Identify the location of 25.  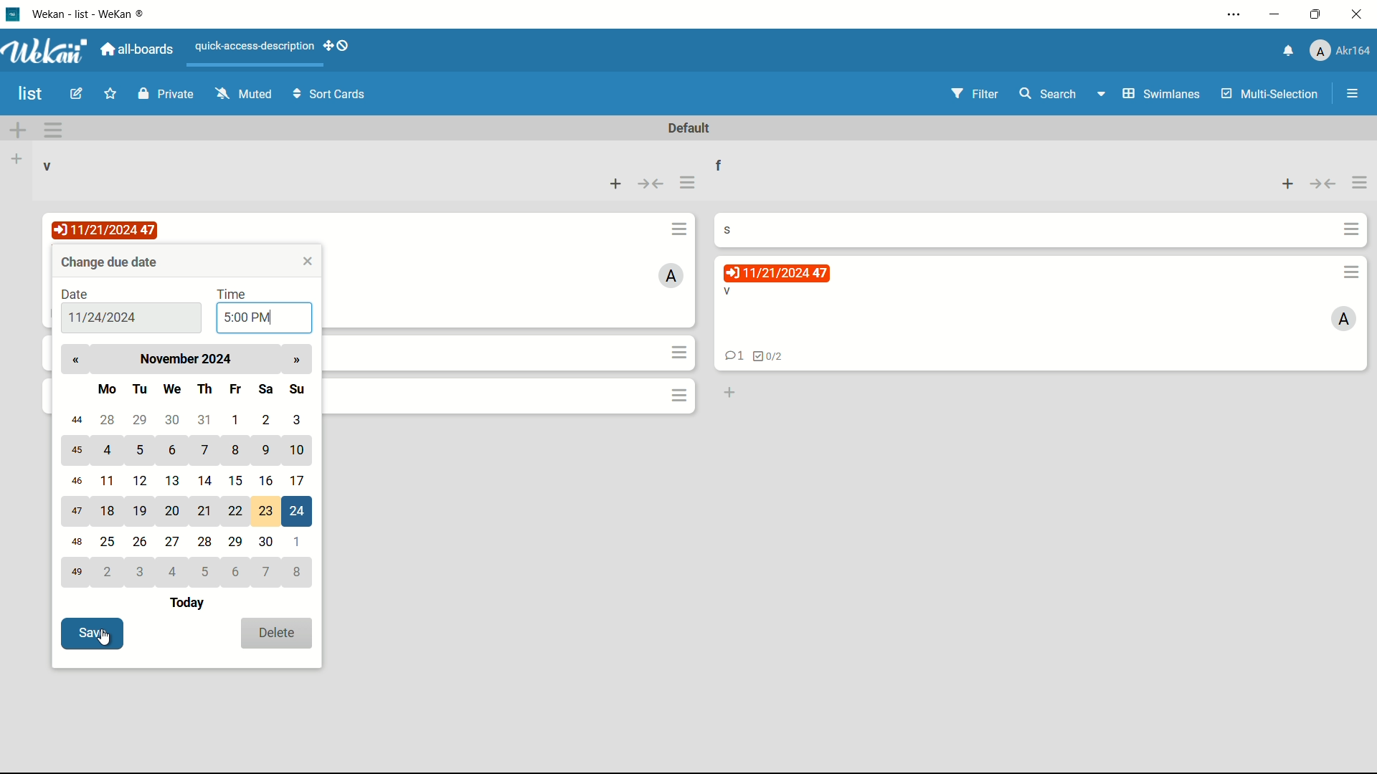
(109, 543).